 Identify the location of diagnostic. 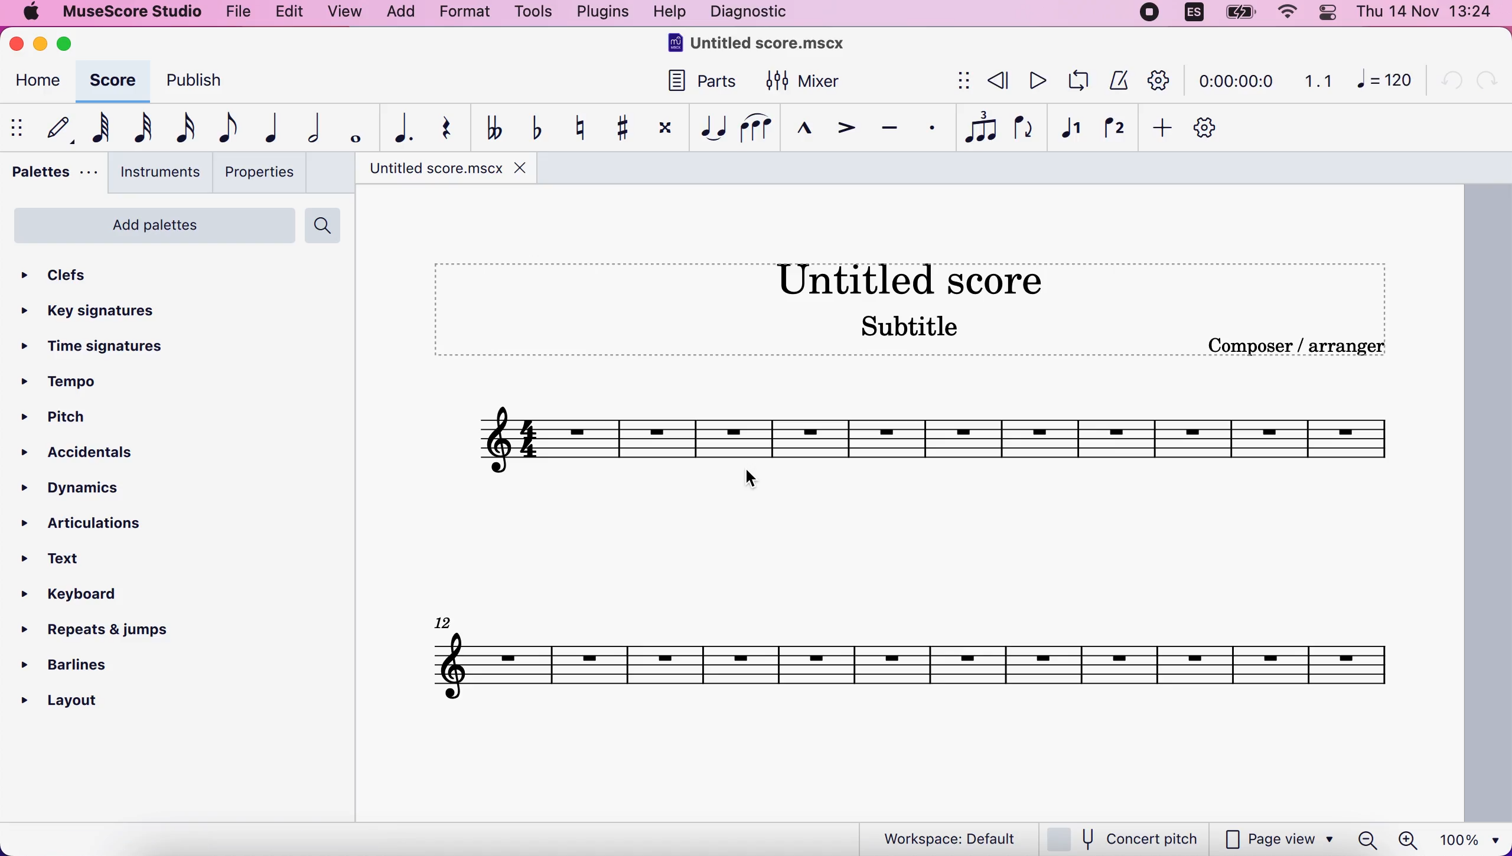
(757, 11).